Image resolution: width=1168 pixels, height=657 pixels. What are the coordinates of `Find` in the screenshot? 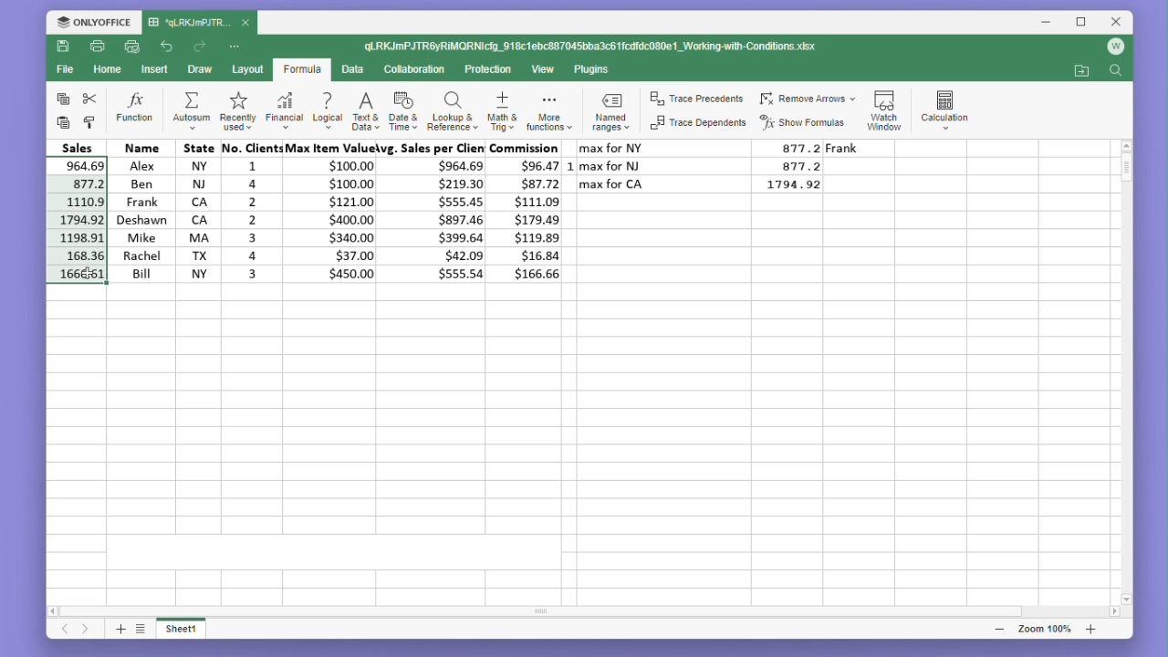 It's located at (1115, 73).